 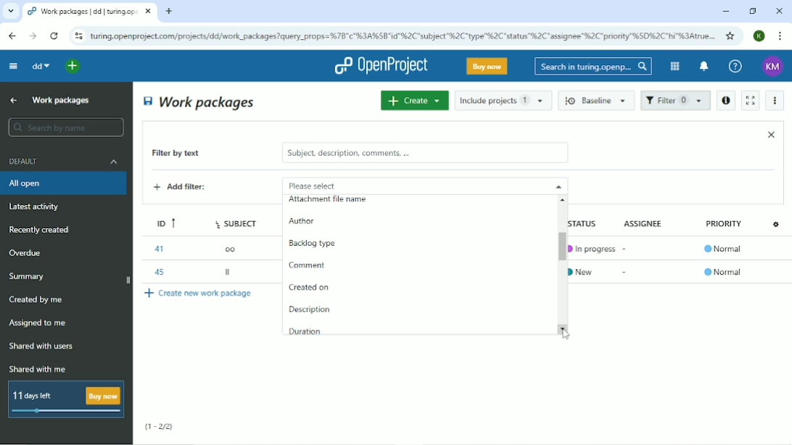 What do you see at coordinates (771, 134) in the screenshot?
I see `Close` at bounding box center [771, 134].